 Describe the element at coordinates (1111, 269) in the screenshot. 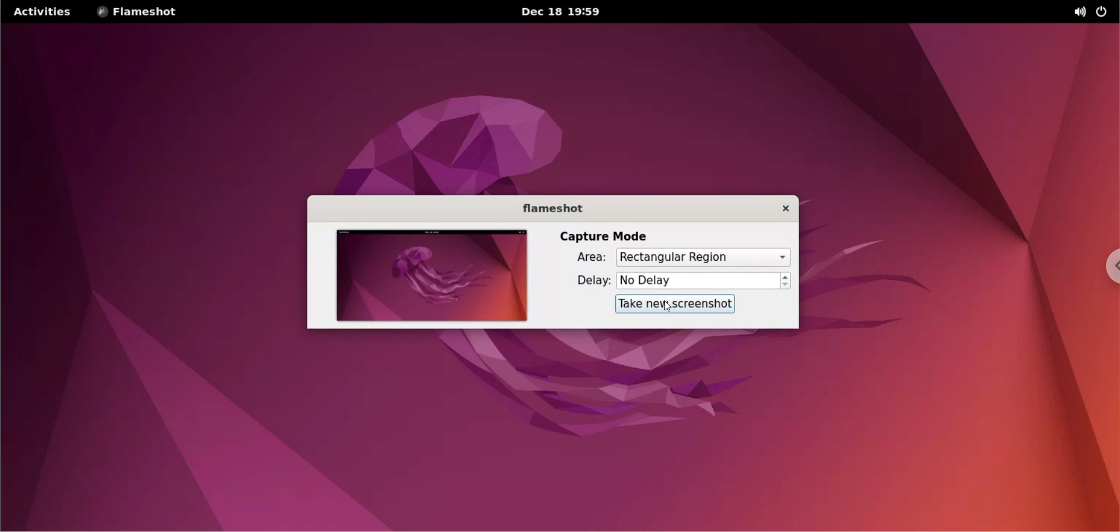

I see `chrome options` at that location.